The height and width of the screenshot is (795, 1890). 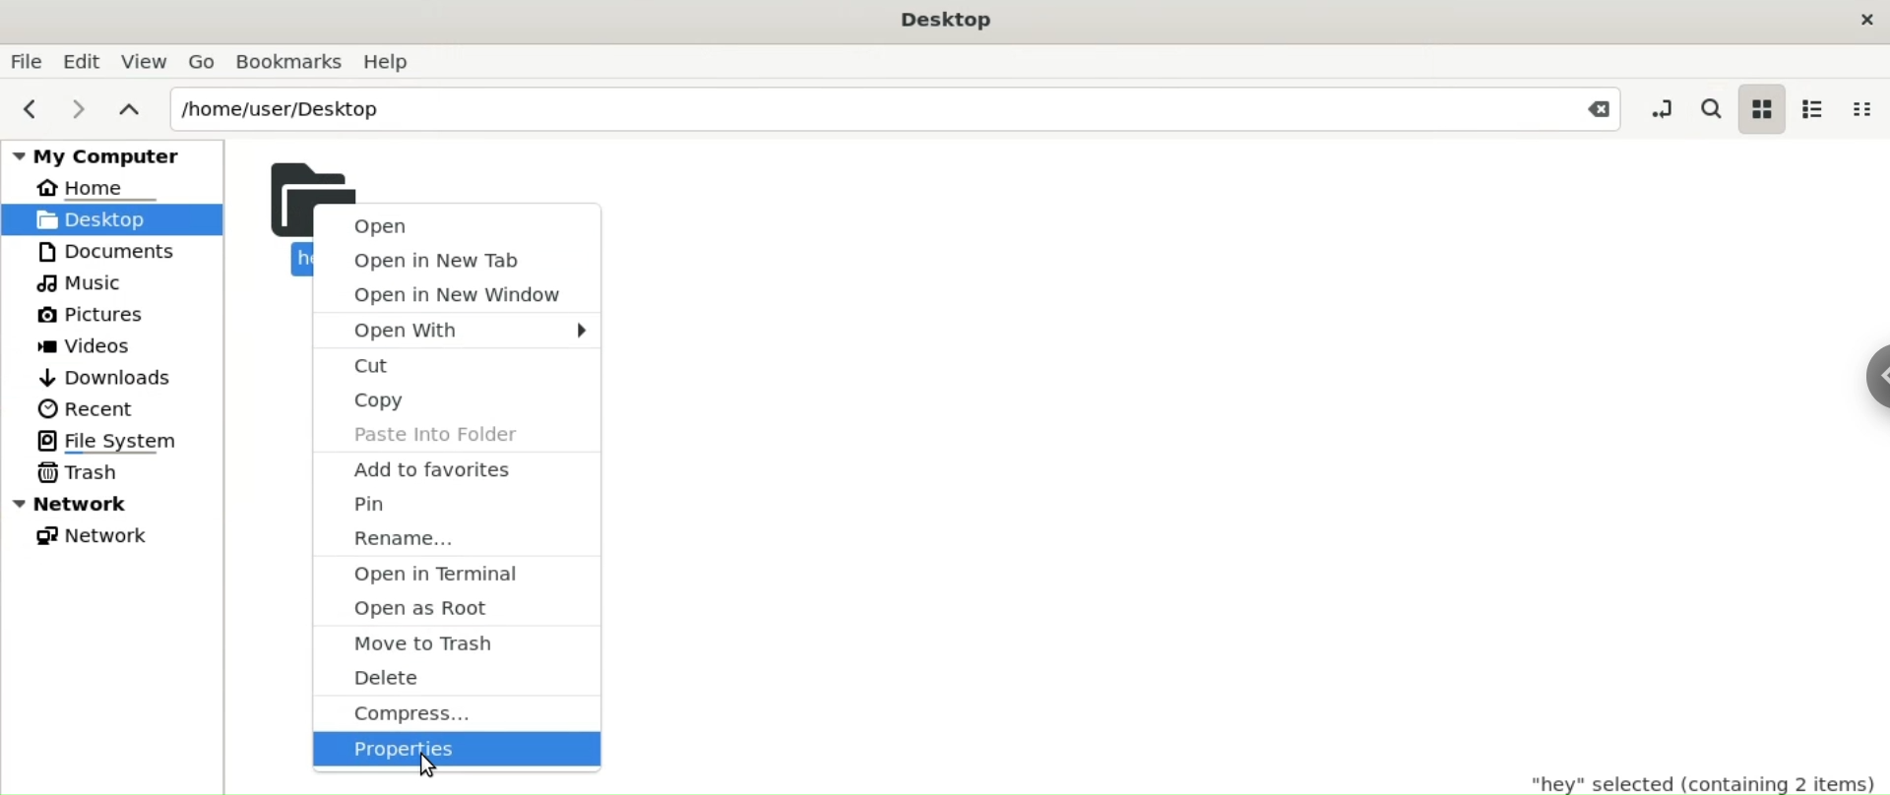 What do you see at coordinates (452, 608) in the screenshot?
I see `open as root` at bounding box center [452, 608].